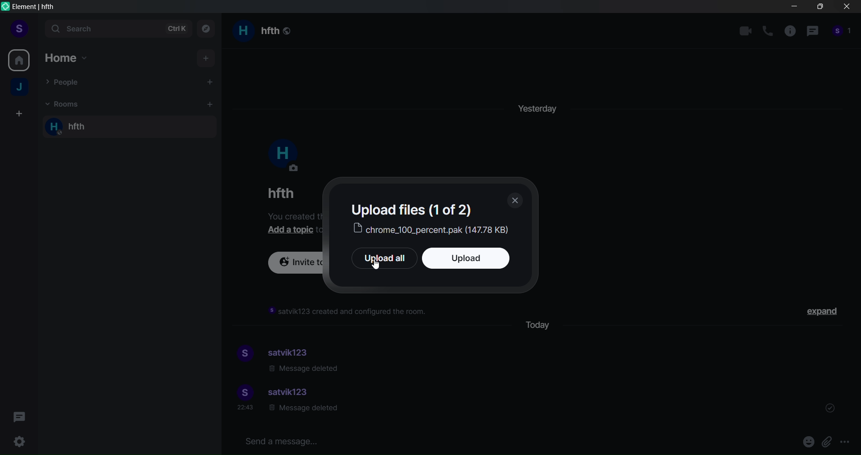  What do you see at coordinates (827, 442) in the screenshot?
I see `attachment` at bounding box center [827, 442].